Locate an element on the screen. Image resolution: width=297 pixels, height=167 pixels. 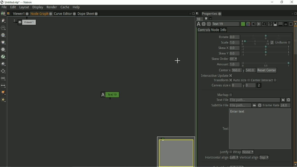
2 is located at coordinates (259, 86).